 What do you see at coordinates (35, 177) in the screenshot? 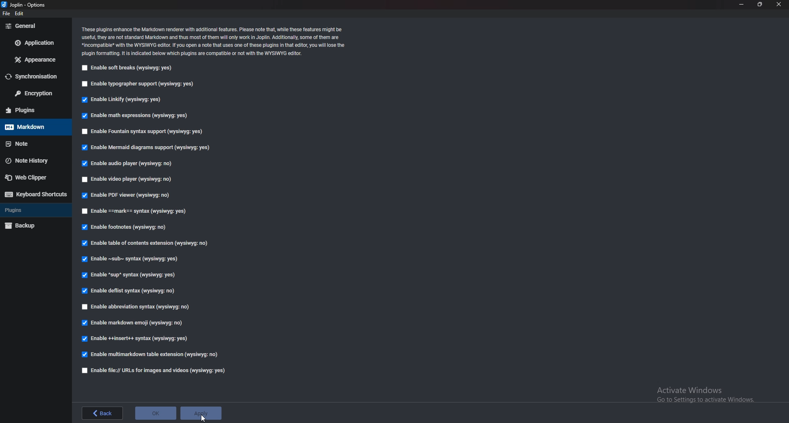
I see `Web Clipper` at bounding box center [35, 177].